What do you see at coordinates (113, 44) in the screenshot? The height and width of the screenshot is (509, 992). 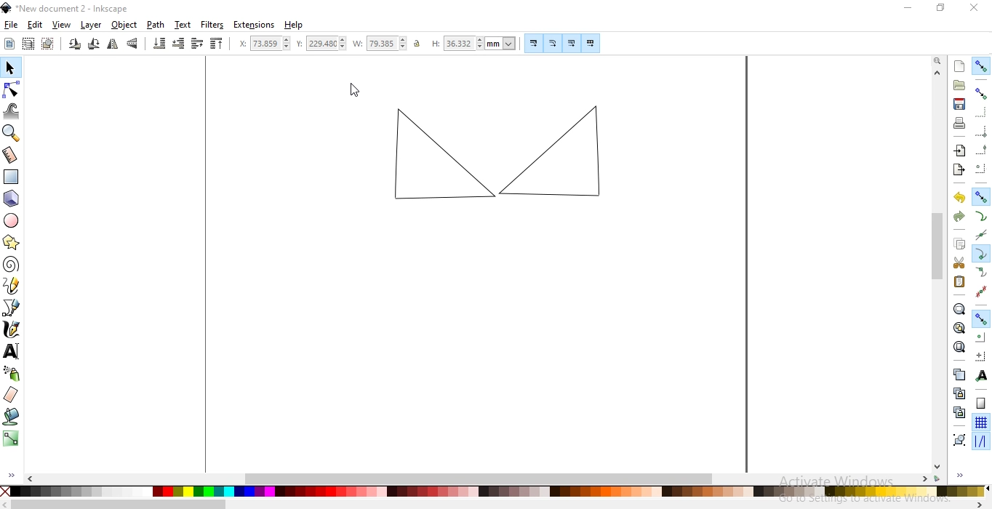 I see `flip horizontally` at bounding box center [113, 44].